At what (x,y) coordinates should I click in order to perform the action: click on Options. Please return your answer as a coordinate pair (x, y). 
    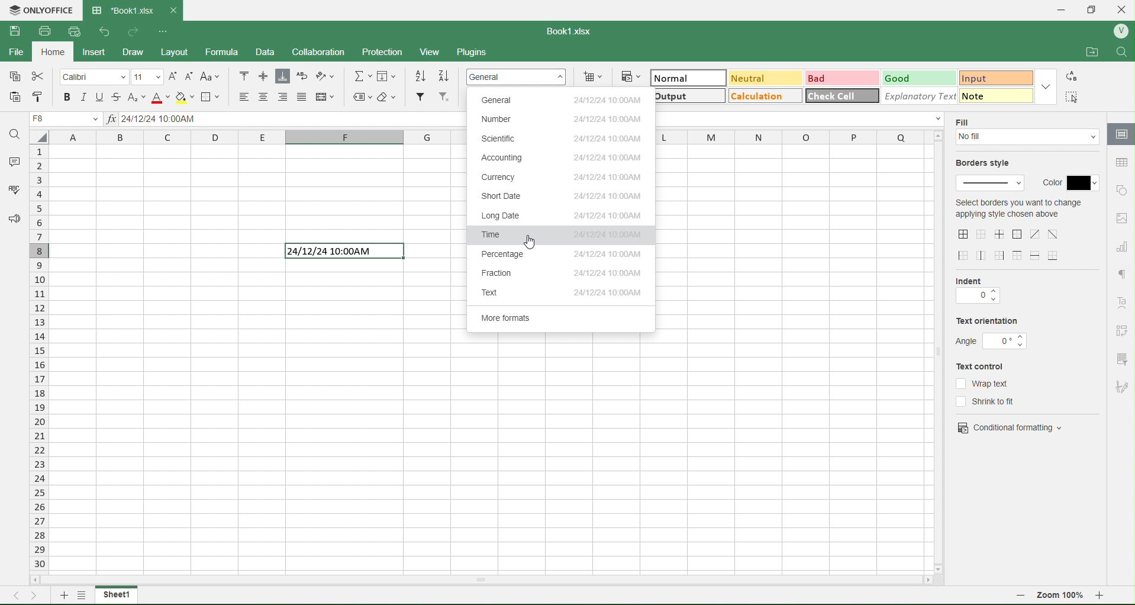
    Looking at the image, I should click on (80, 597).